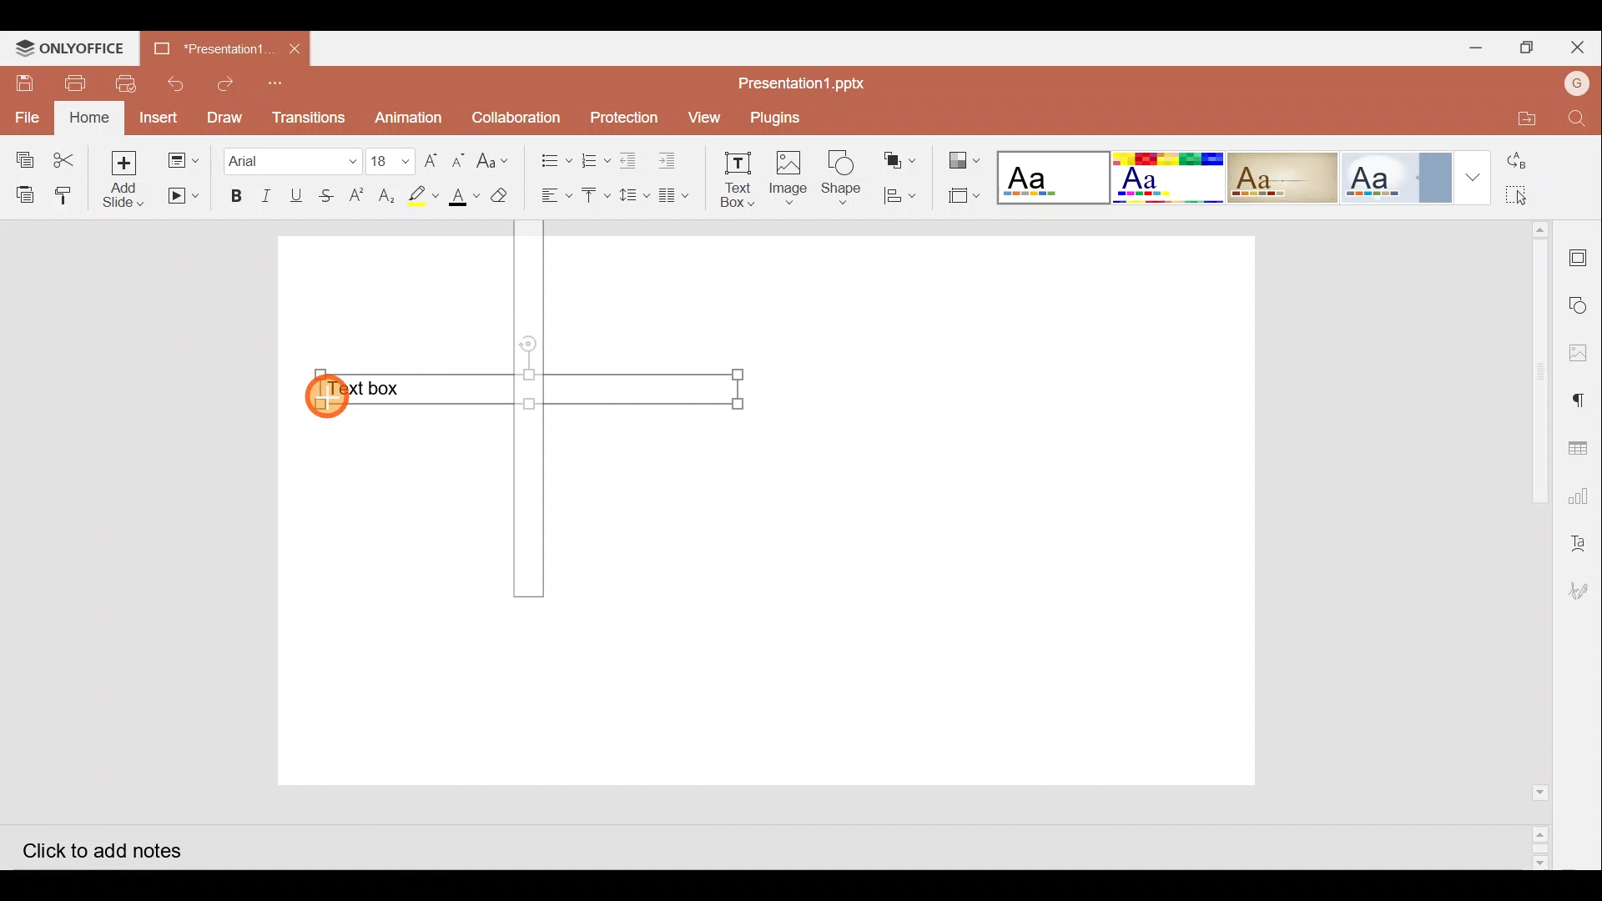 Image resolution: width=1602 pixels, height=901 pixels. Describe the element at coordinates (229, 197) in the screenshot. I see `Bold` at that location.